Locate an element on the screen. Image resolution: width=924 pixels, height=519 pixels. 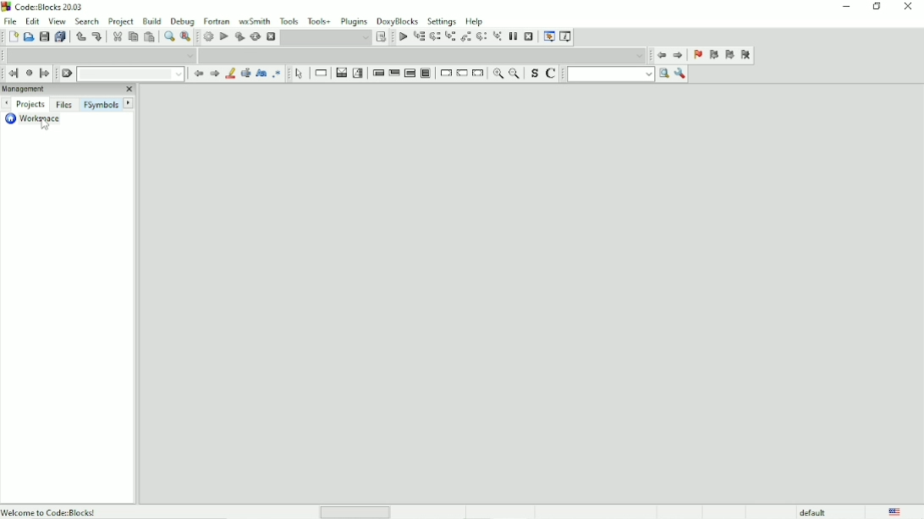
Workspace is located at coordinates (38, 121).